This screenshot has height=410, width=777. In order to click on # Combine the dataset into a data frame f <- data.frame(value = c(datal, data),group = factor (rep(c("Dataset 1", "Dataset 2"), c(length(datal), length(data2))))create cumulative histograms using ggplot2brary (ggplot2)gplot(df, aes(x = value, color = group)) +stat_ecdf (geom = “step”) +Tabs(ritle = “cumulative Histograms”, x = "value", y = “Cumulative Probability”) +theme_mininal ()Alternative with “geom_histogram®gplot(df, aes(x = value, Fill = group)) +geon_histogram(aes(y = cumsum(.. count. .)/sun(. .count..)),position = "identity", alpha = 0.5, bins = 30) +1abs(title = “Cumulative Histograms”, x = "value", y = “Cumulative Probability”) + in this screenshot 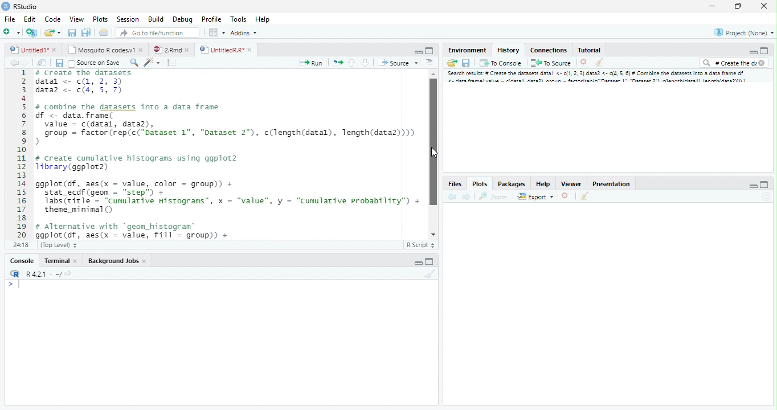, I will do `click(229, 154)`.